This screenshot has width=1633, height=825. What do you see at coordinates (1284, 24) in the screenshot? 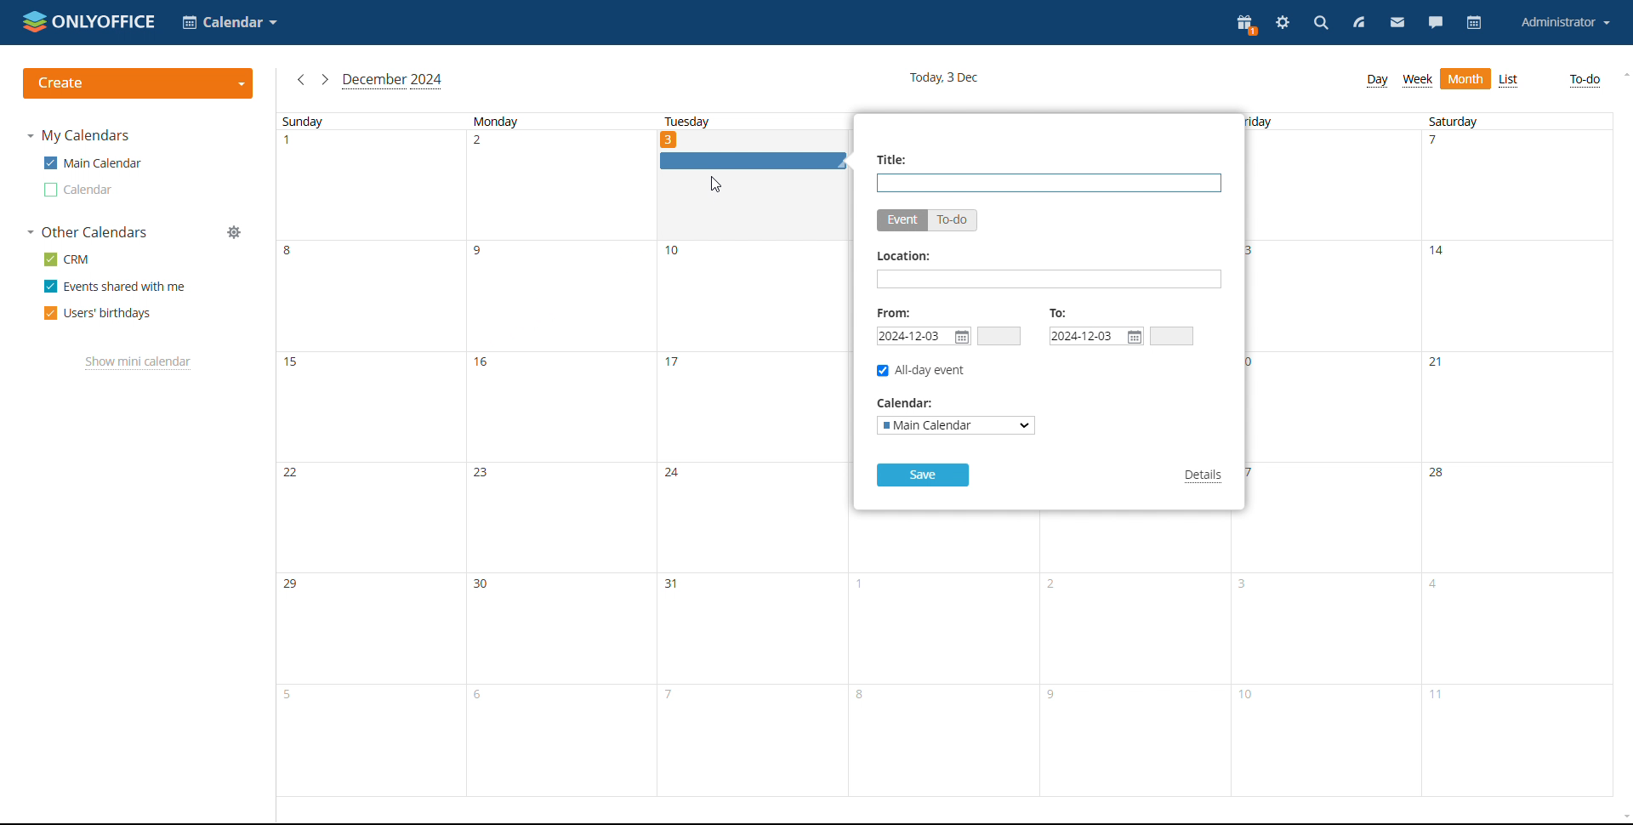
I see `settings` at bounding box center [1284, 24].